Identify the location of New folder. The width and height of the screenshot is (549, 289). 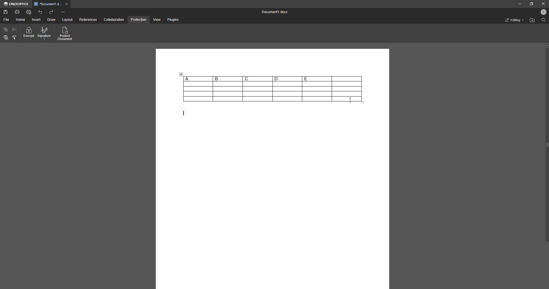
(531, 21).